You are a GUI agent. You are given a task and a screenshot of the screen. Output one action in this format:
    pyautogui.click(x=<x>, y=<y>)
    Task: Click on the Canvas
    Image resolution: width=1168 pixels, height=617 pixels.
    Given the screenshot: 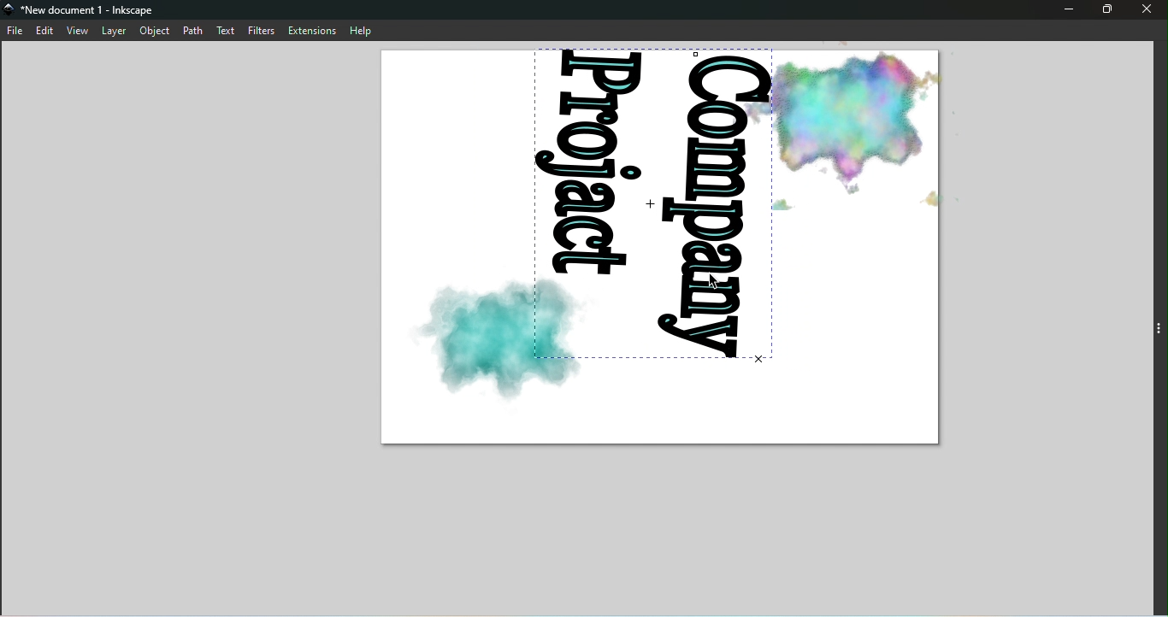 What is the action you would take?
    pyautogui.click(x=662, y=249)
    